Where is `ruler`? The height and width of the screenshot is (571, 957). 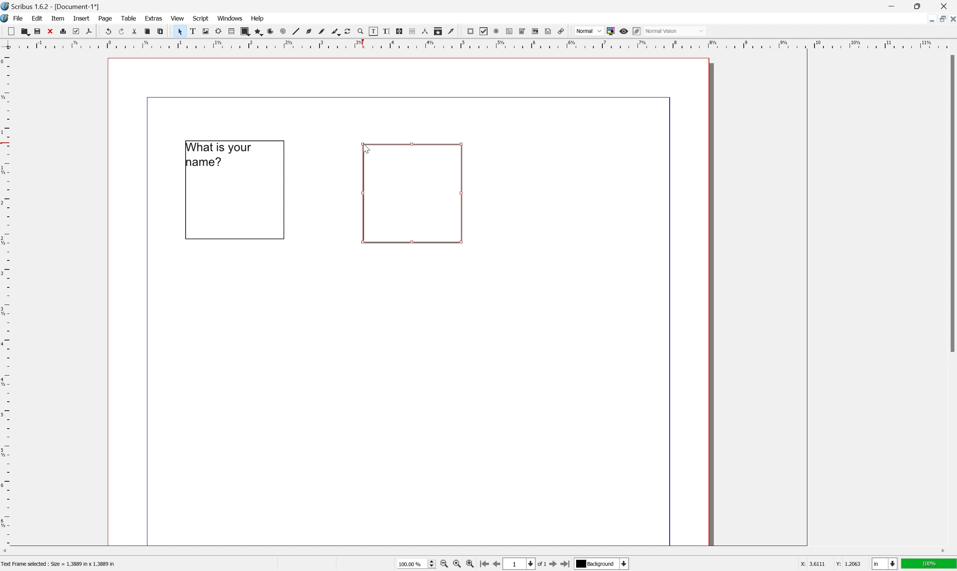
ruler is located at coordinates (6, 298).